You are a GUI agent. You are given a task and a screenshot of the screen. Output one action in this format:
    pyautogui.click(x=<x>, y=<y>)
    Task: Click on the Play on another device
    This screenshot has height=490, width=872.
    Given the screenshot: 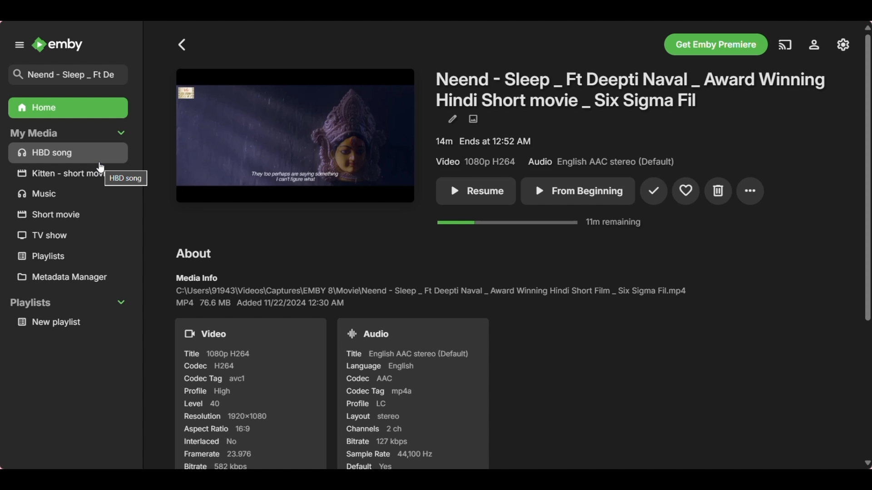 What is the action you would take?
    pyautogui.click(x=785, y=45)
    